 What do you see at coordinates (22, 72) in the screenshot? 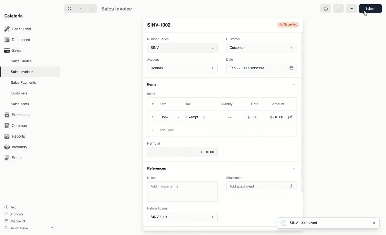
I see `Sales Invoices` at bounding box center [22, 72].